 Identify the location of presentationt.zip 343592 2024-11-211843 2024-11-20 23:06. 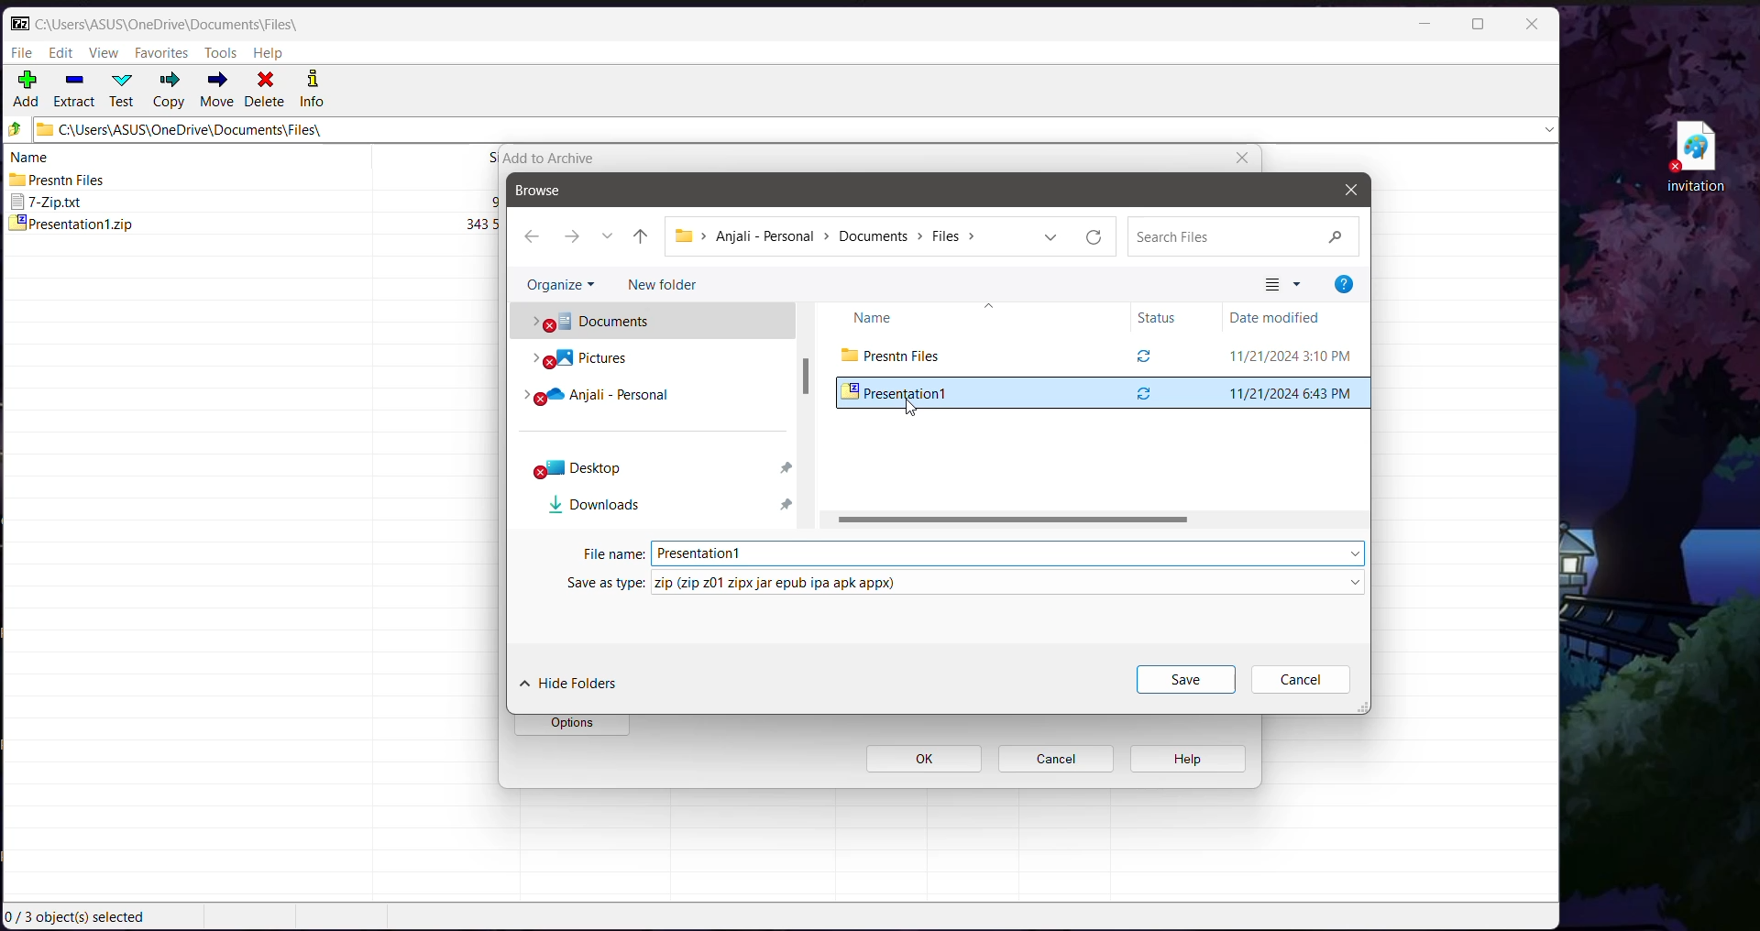
(251, 225).